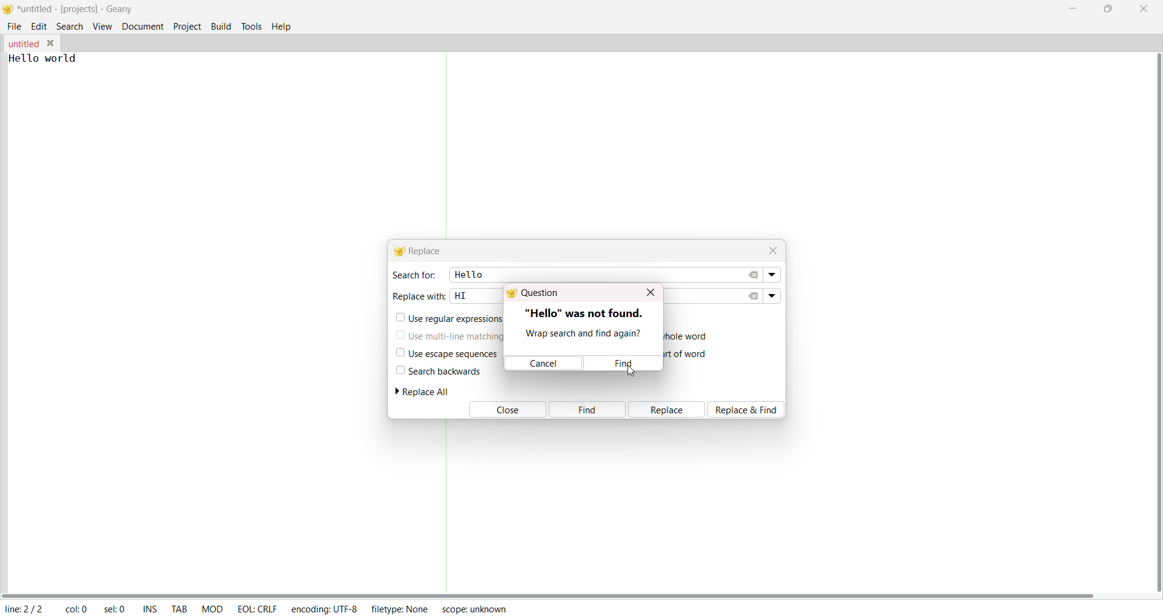 The height and width of the screenshot is (616, 1163). What do you see at coordinates (187, 25) in the screenshot?
I see `project` at bounding box center [187, 25].